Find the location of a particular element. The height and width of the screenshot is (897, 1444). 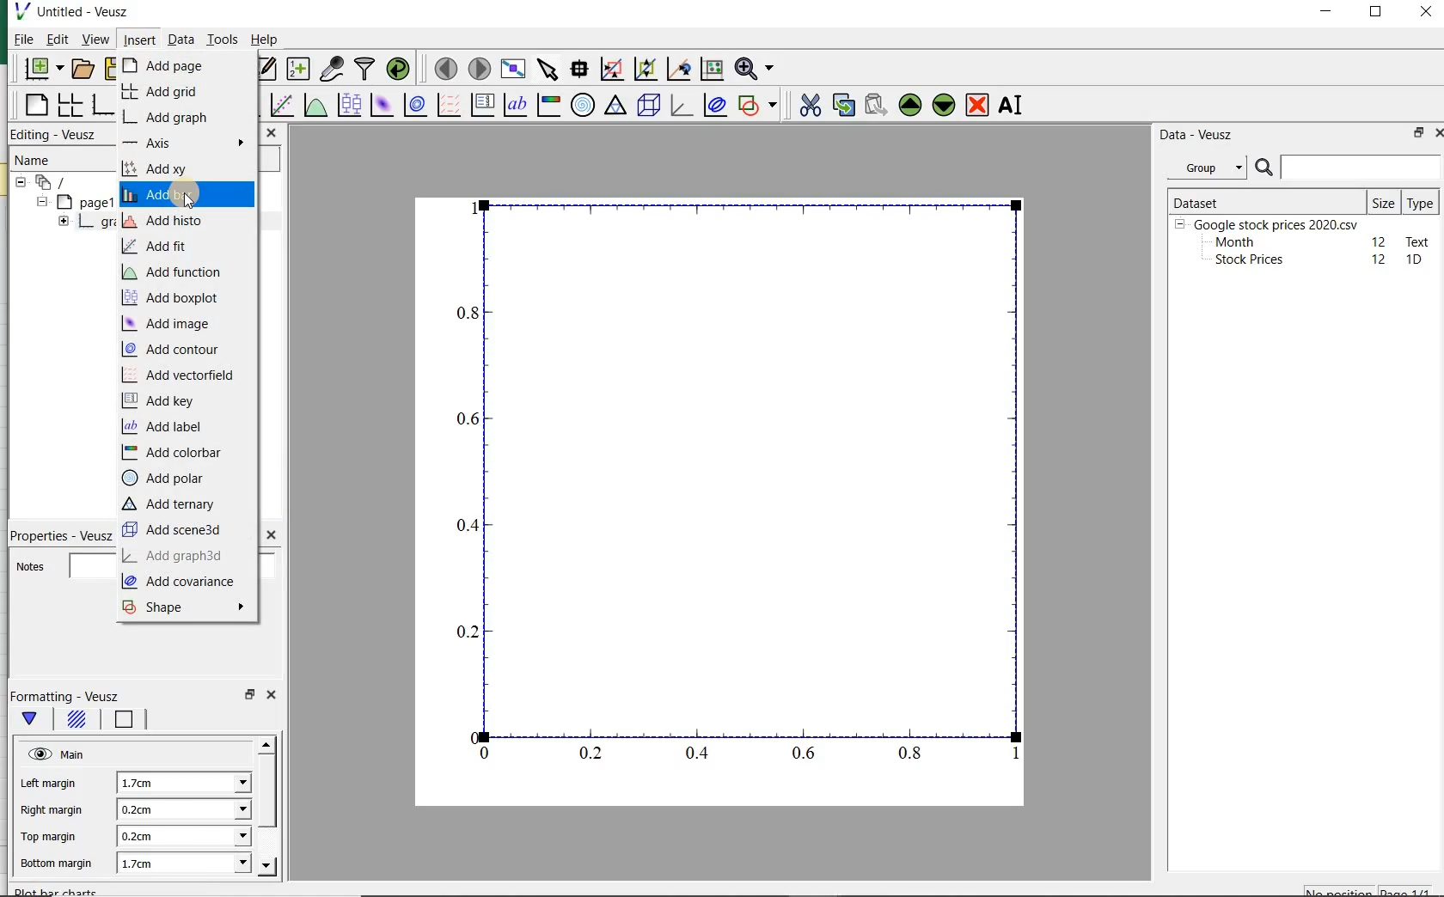

plot a vector field is located at coordinates (446, 107).